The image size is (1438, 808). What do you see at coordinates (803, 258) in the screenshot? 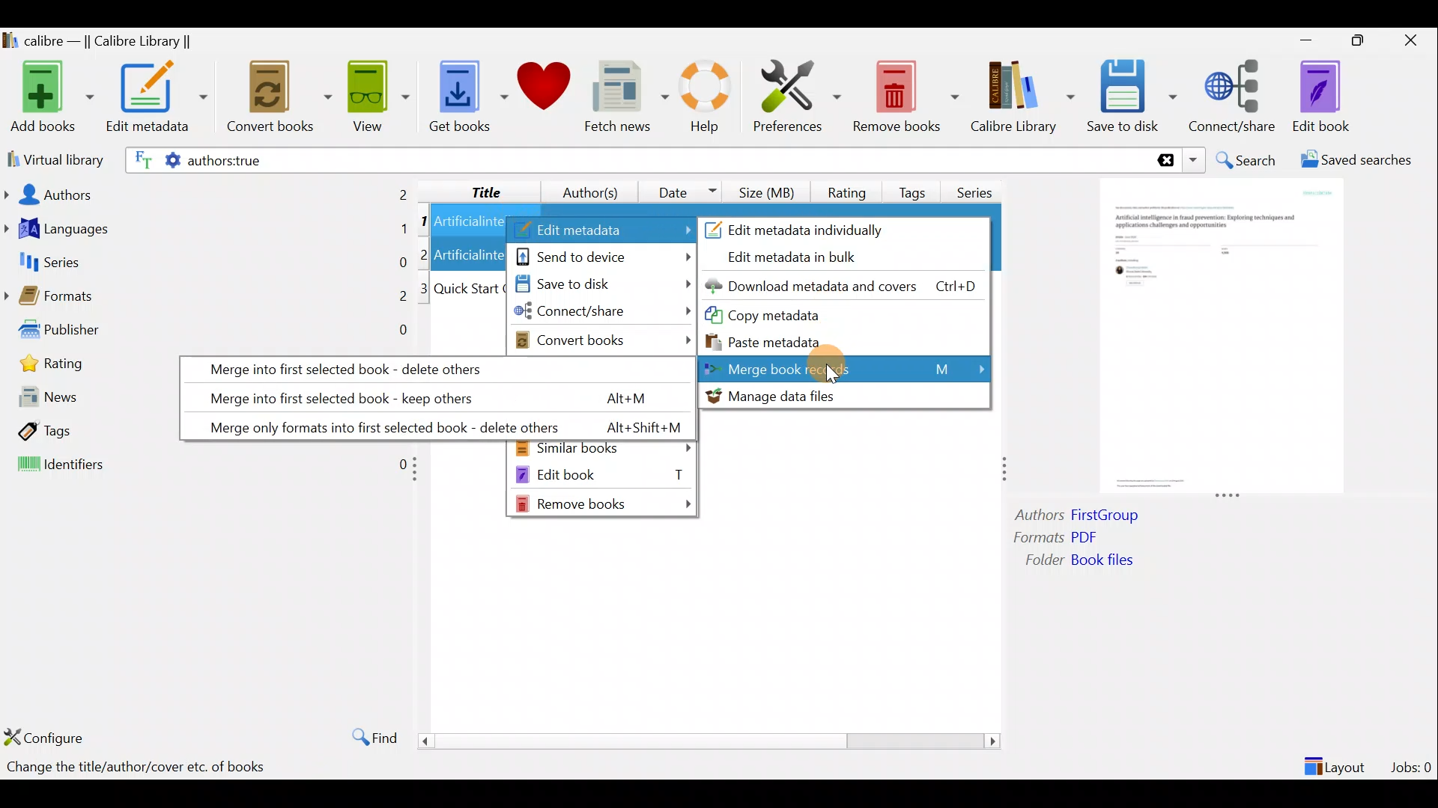
I see `Edit metadata in bulk` at bounding box center [803, 258].